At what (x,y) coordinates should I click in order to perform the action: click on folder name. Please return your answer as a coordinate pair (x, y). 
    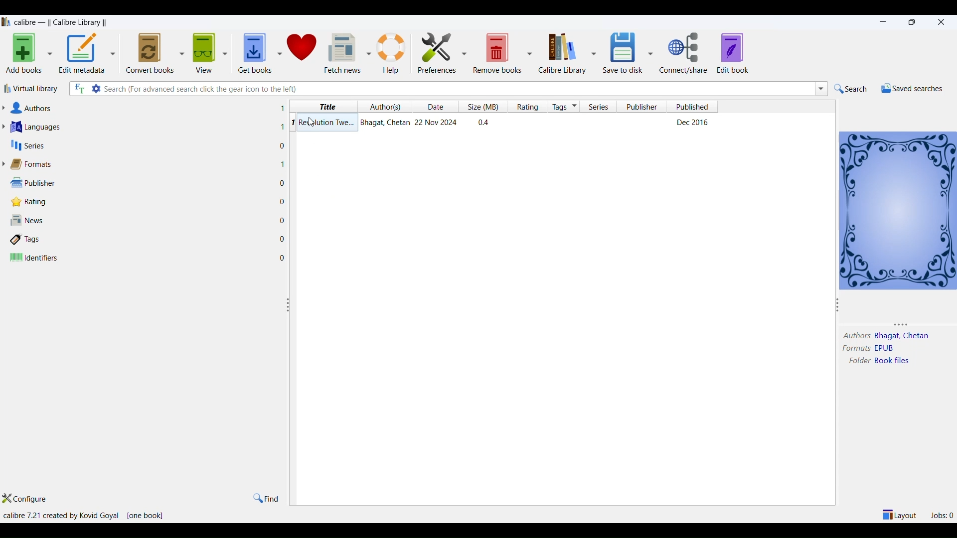
    Looking at the image, I should click on (893, 363).